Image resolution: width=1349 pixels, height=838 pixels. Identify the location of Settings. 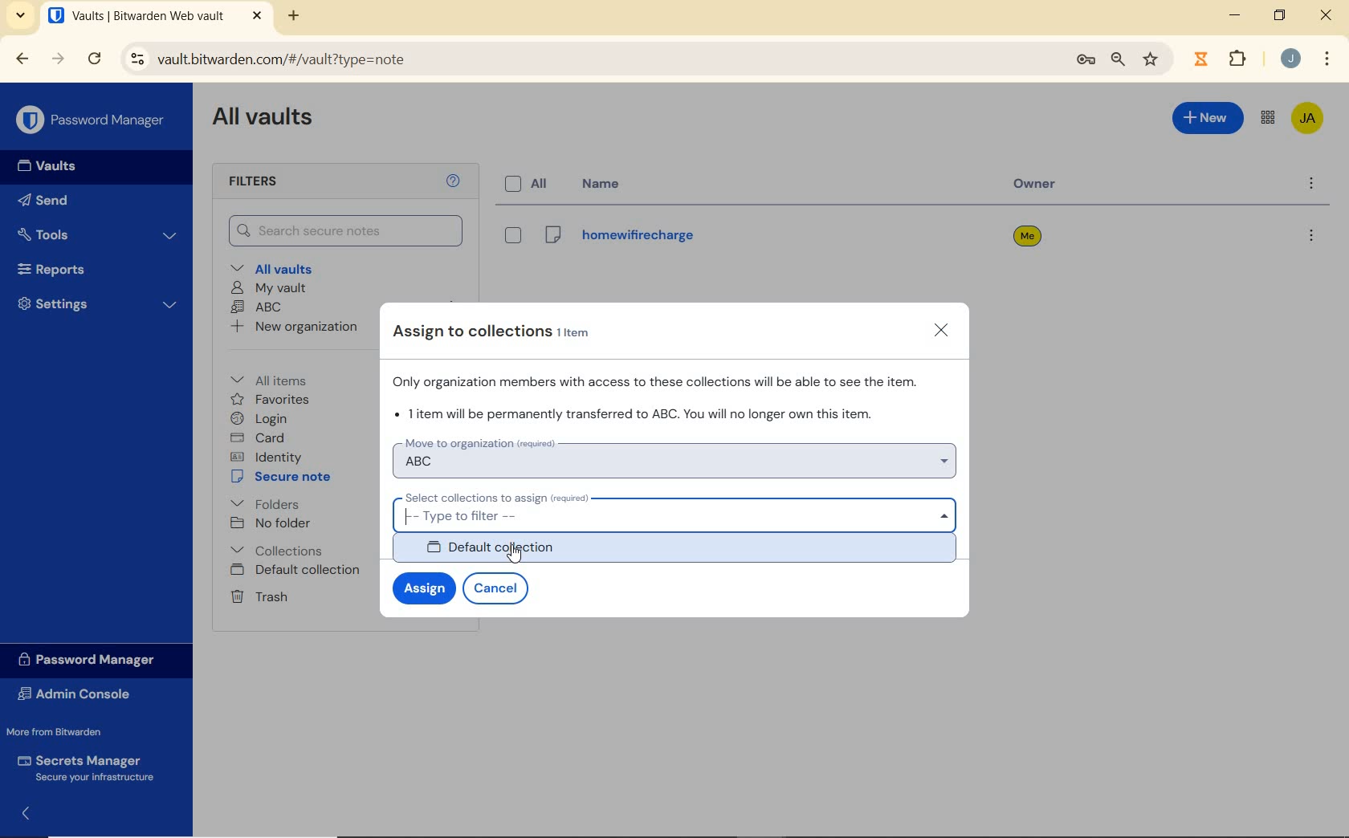
(96, 303).